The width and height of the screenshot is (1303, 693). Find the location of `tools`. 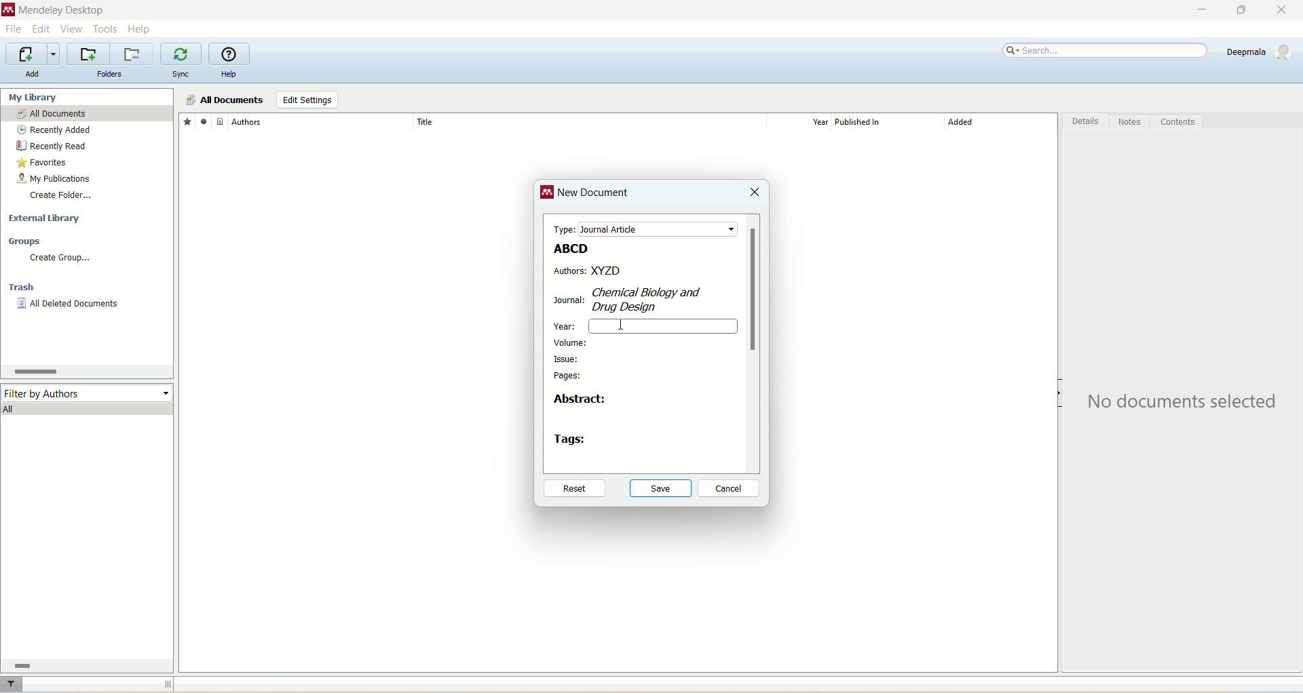

tools is located at coordinates (106, 28).